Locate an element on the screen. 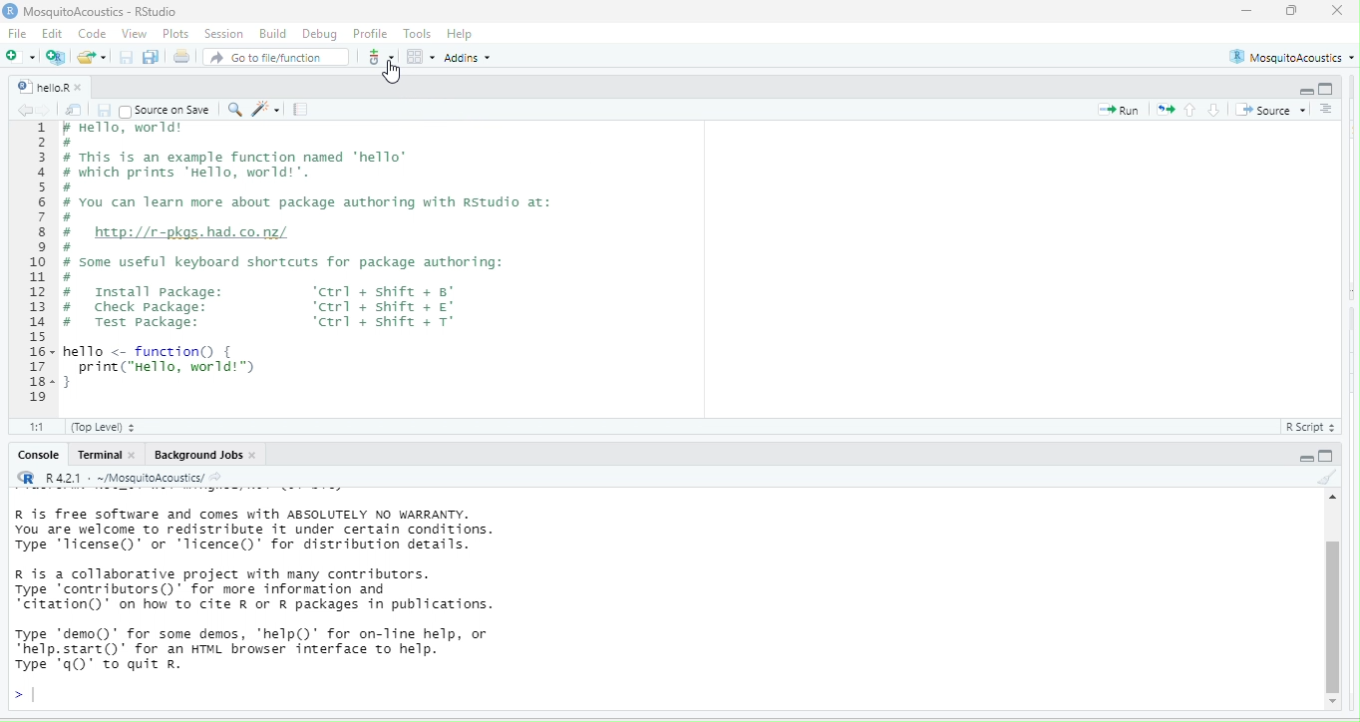  source is located at coordinates (1270, 110).